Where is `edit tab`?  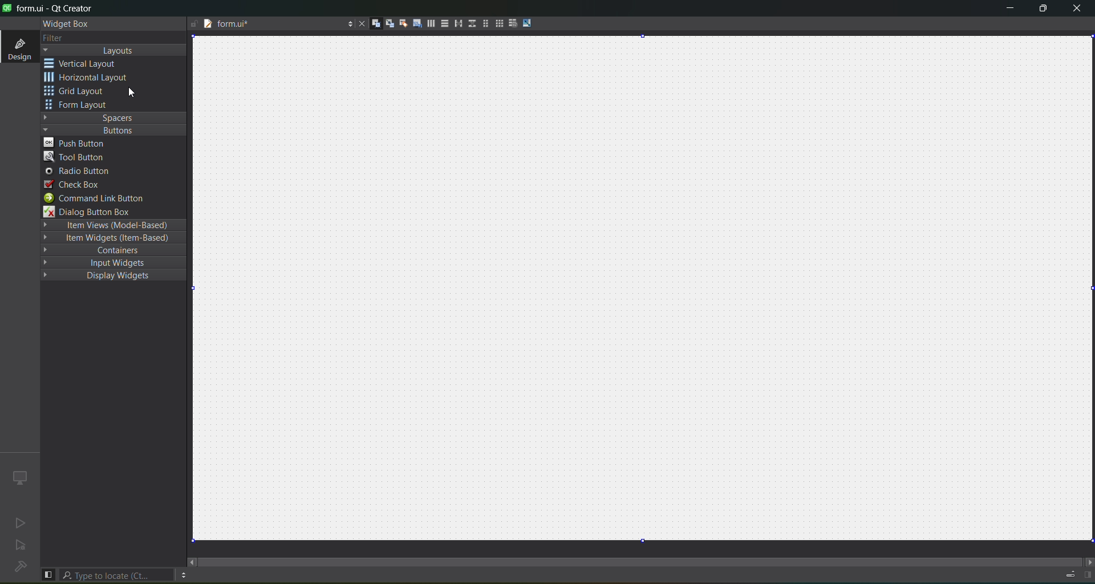 edit tab is located at coordinates (417, 26).